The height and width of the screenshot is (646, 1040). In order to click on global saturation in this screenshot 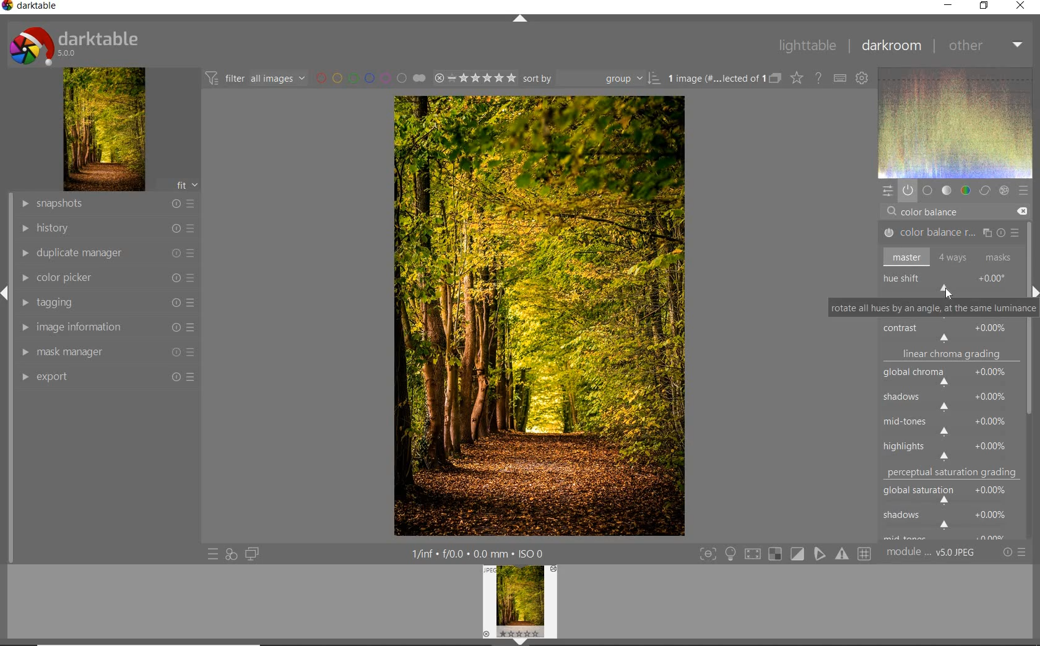, I will do `click(951, 493)`.